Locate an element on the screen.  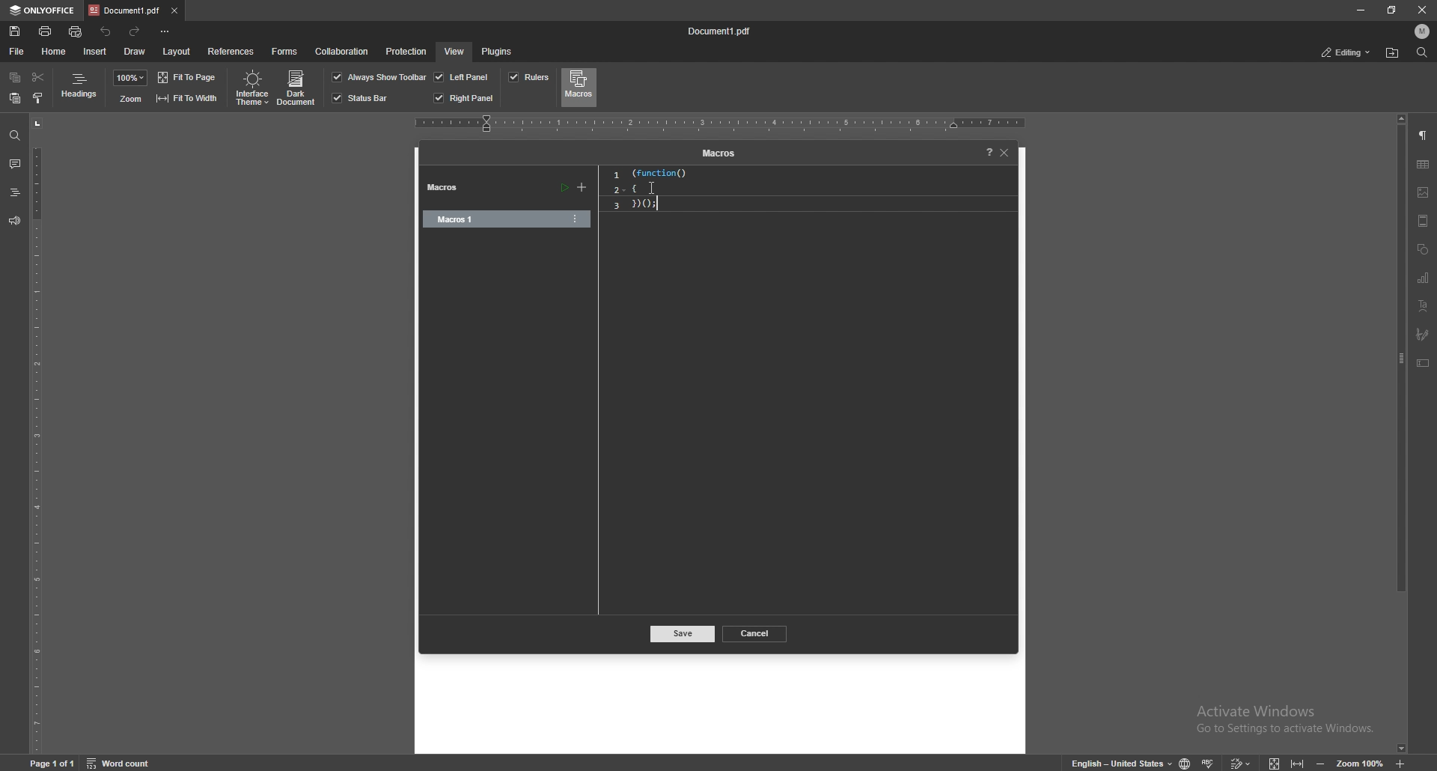
minimize is located at coordinates (1361, 10).